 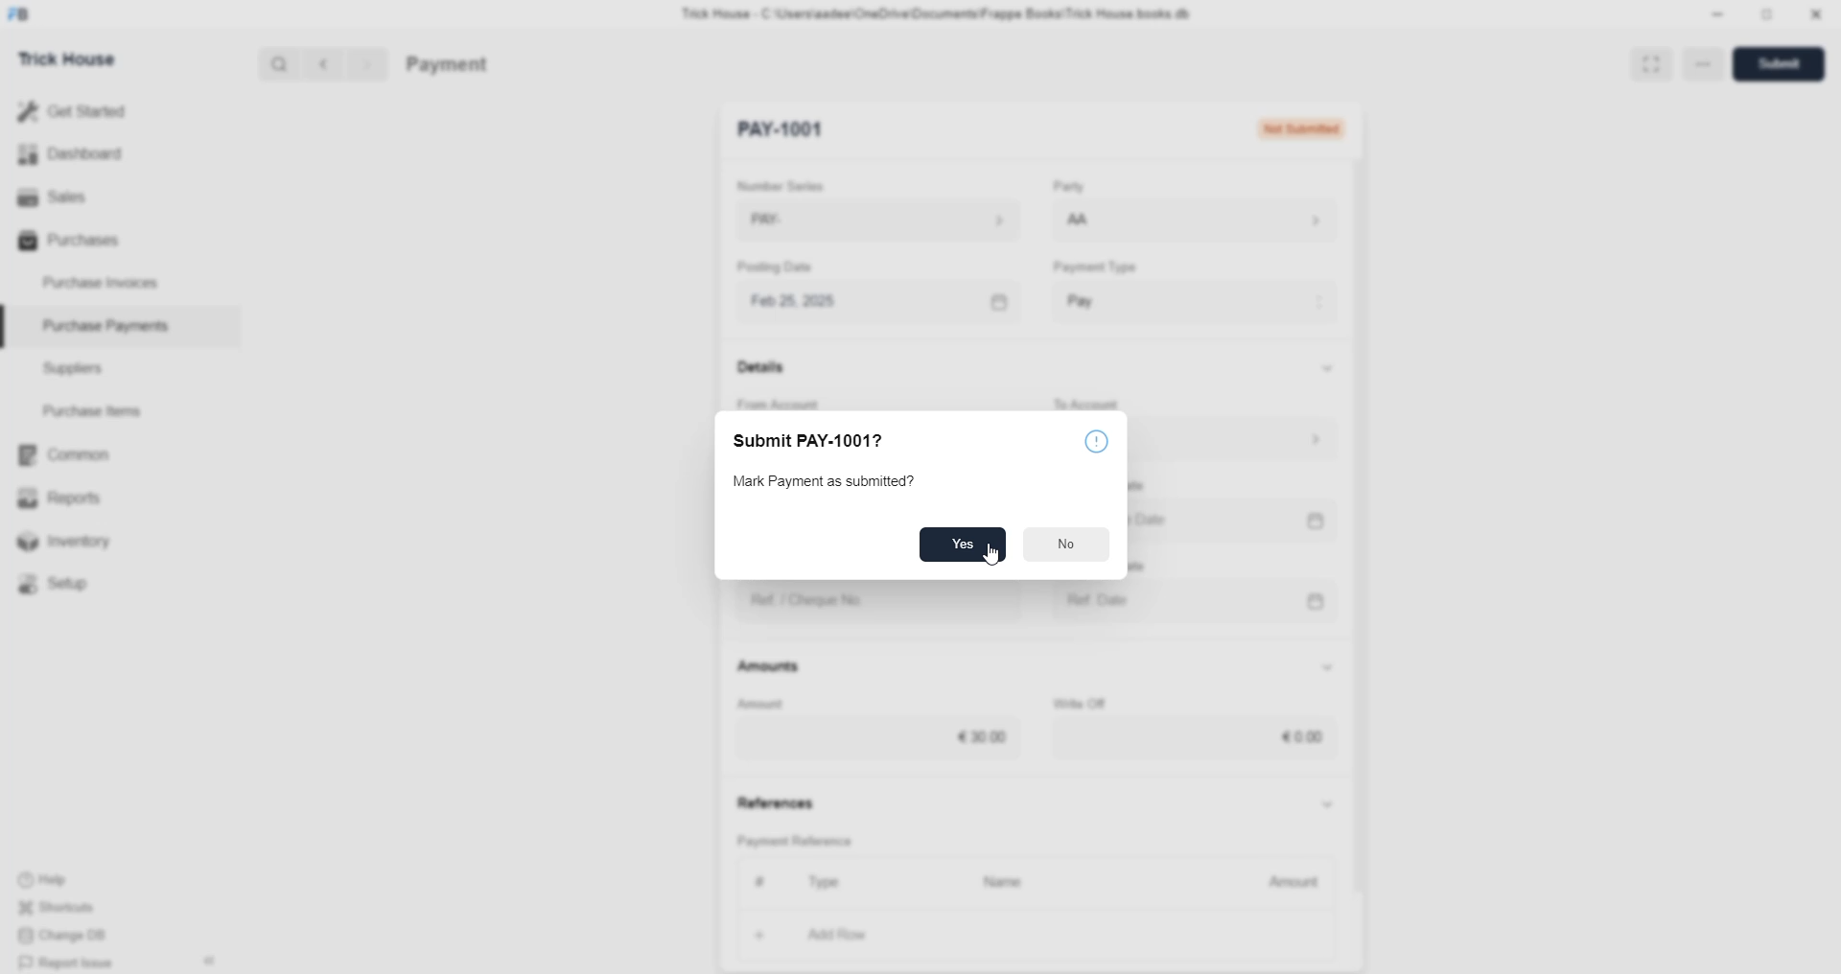 I want to click on to account, so click(x=1115, y=400).